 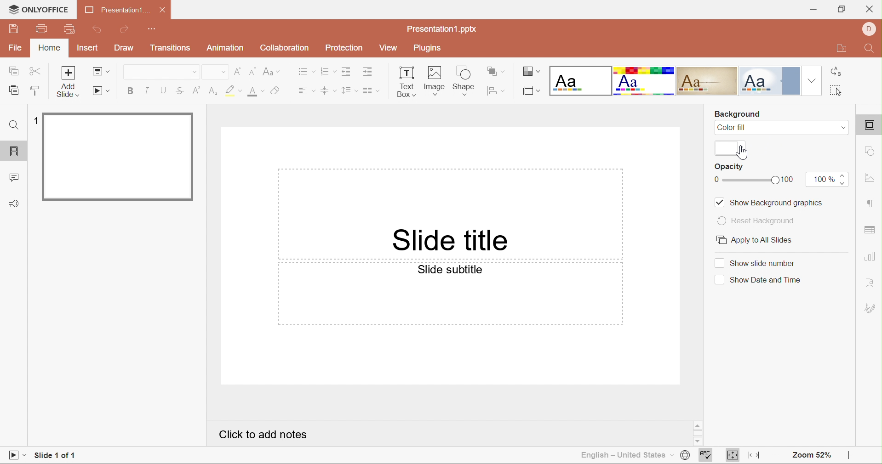 What do you see at coordinates (531, 91) in the screenshot?
I see `Select slide size` at bounding box center [531, 91].